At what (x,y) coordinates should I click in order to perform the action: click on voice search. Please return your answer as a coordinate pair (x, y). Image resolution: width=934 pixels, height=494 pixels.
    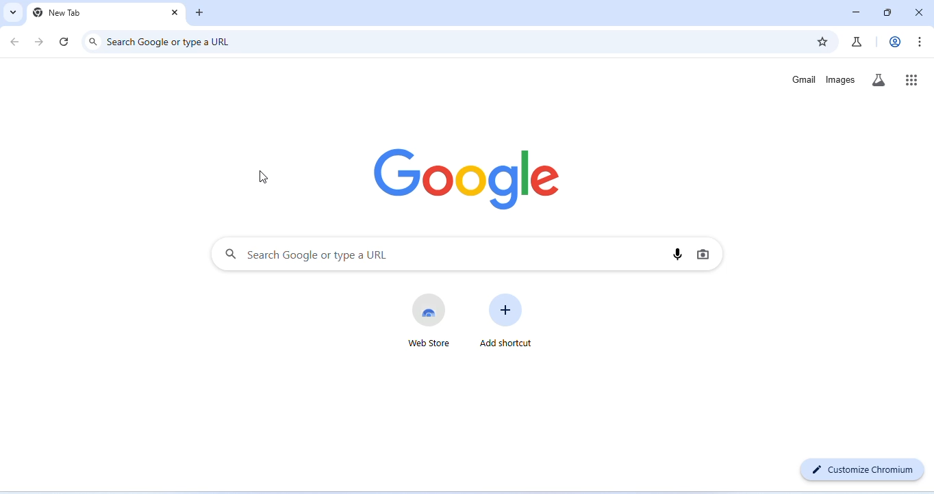
    Looking at the image, I should click on (679, 253).